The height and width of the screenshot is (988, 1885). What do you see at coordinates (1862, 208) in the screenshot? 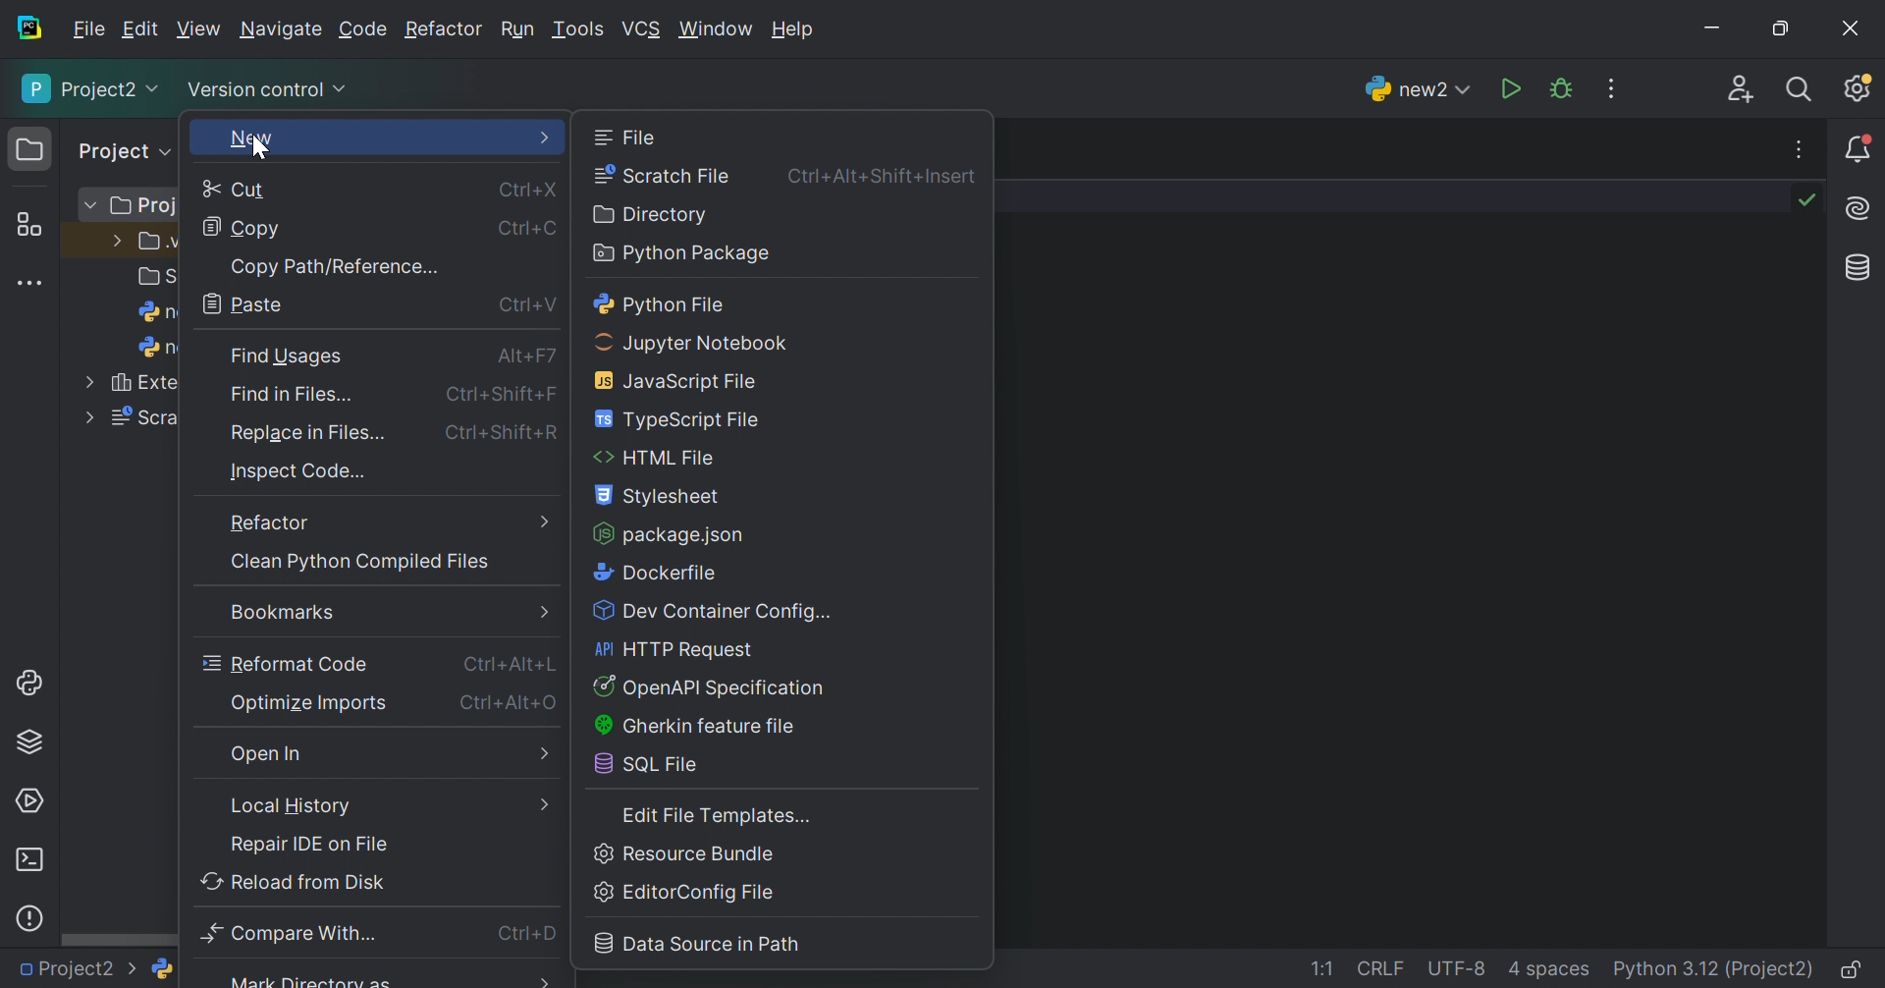
I see `AI Assistant` at bounding box center [1862, 208].